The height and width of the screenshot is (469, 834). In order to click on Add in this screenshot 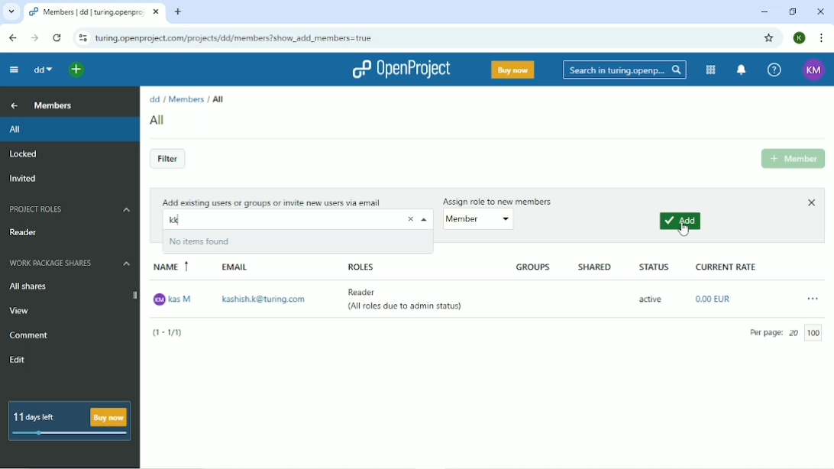, I will do `click(680, 222)`.